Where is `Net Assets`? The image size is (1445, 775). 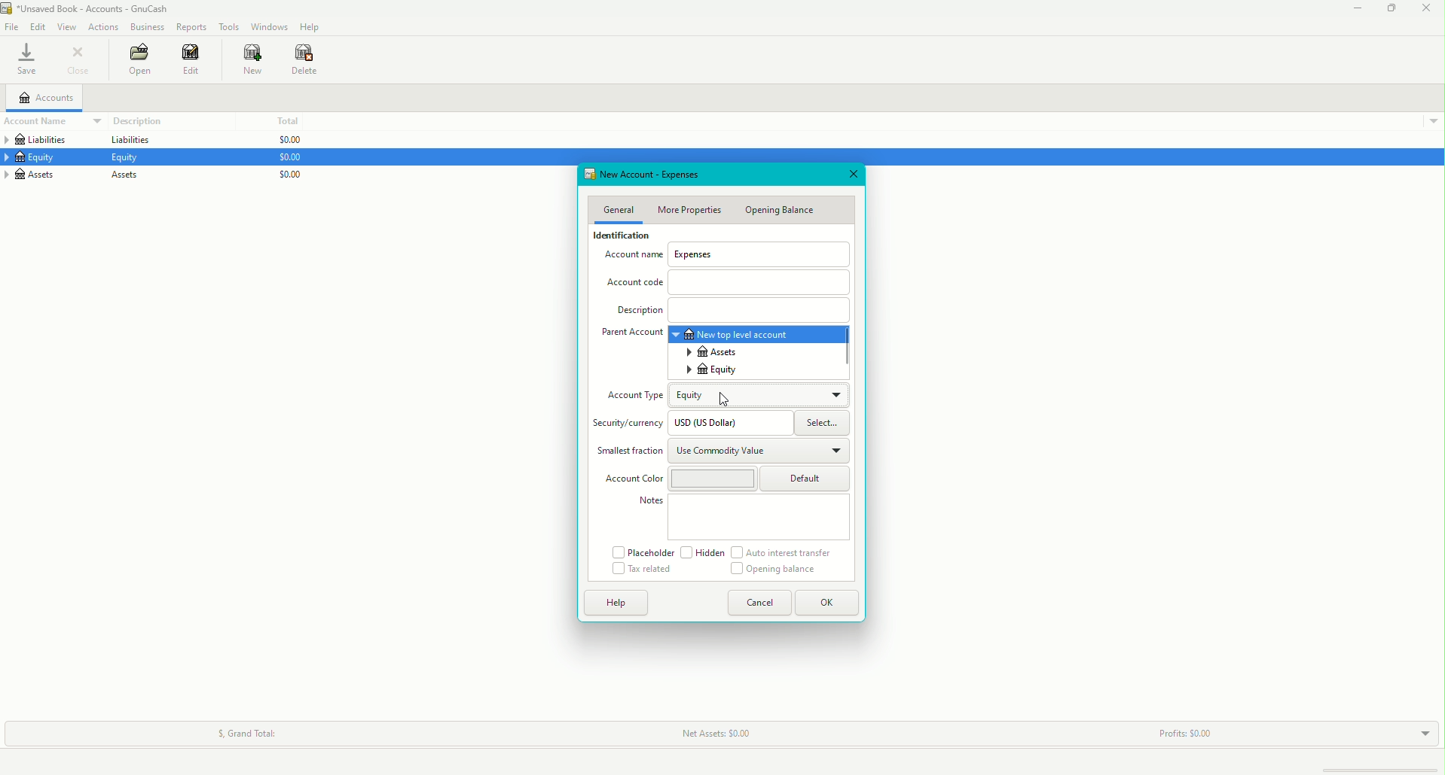
Net Assets is located at coordinates (713, 734).